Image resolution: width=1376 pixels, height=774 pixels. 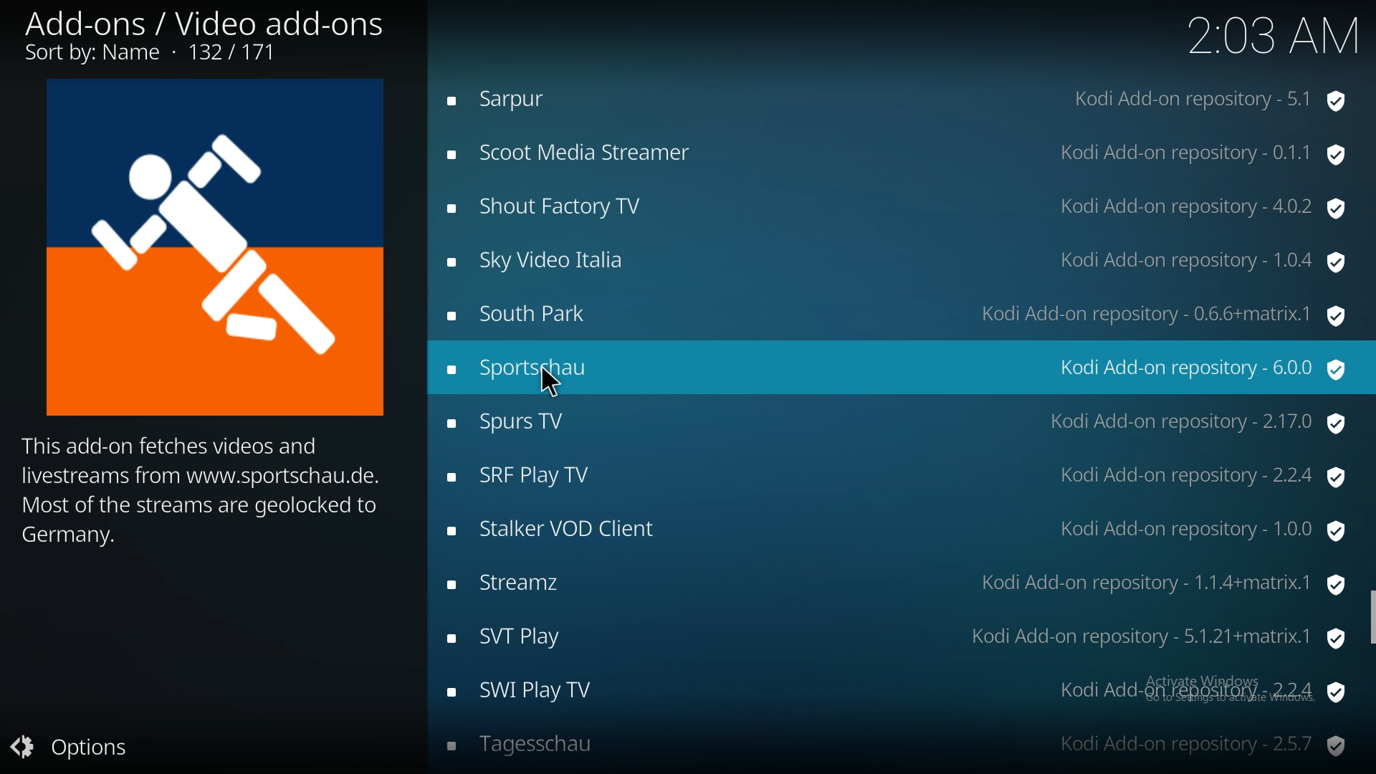 What do you see at coordinates (903, 692) in the screenshot?
I see `swi play tv` at bounding box center [903, 692].